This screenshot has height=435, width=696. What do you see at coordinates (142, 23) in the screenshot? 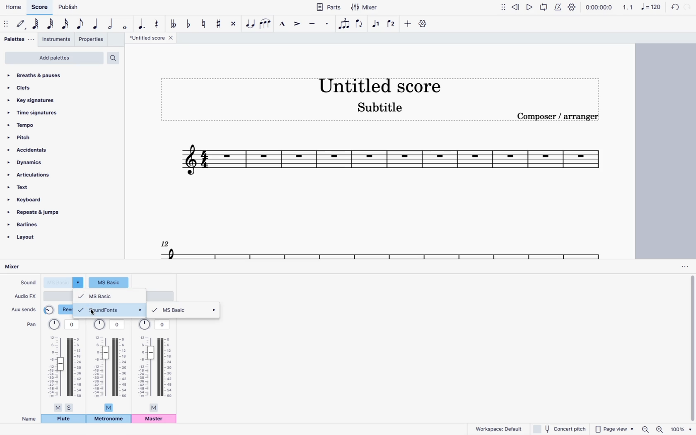
I see `augmentation dot` at bounding box center [142, 23].